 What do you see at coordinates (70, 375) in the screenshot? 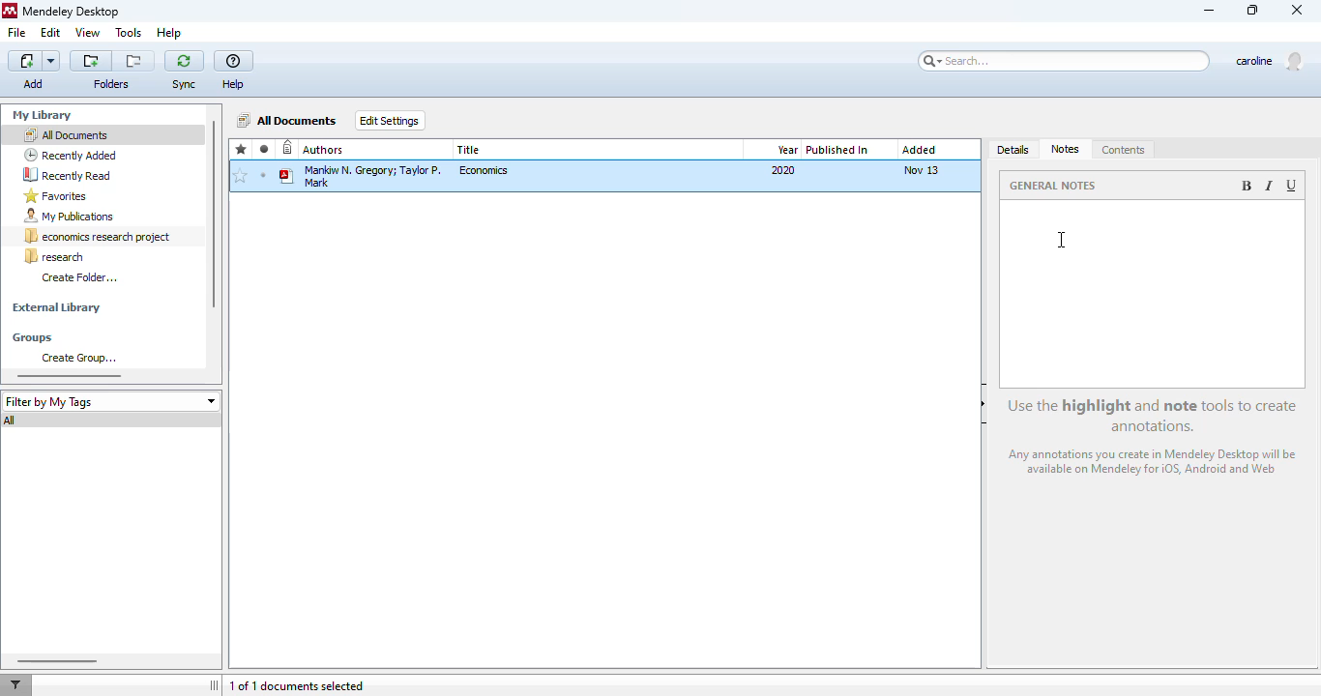
I see `horizontal scroll bar` at bounding box center [70, 375].